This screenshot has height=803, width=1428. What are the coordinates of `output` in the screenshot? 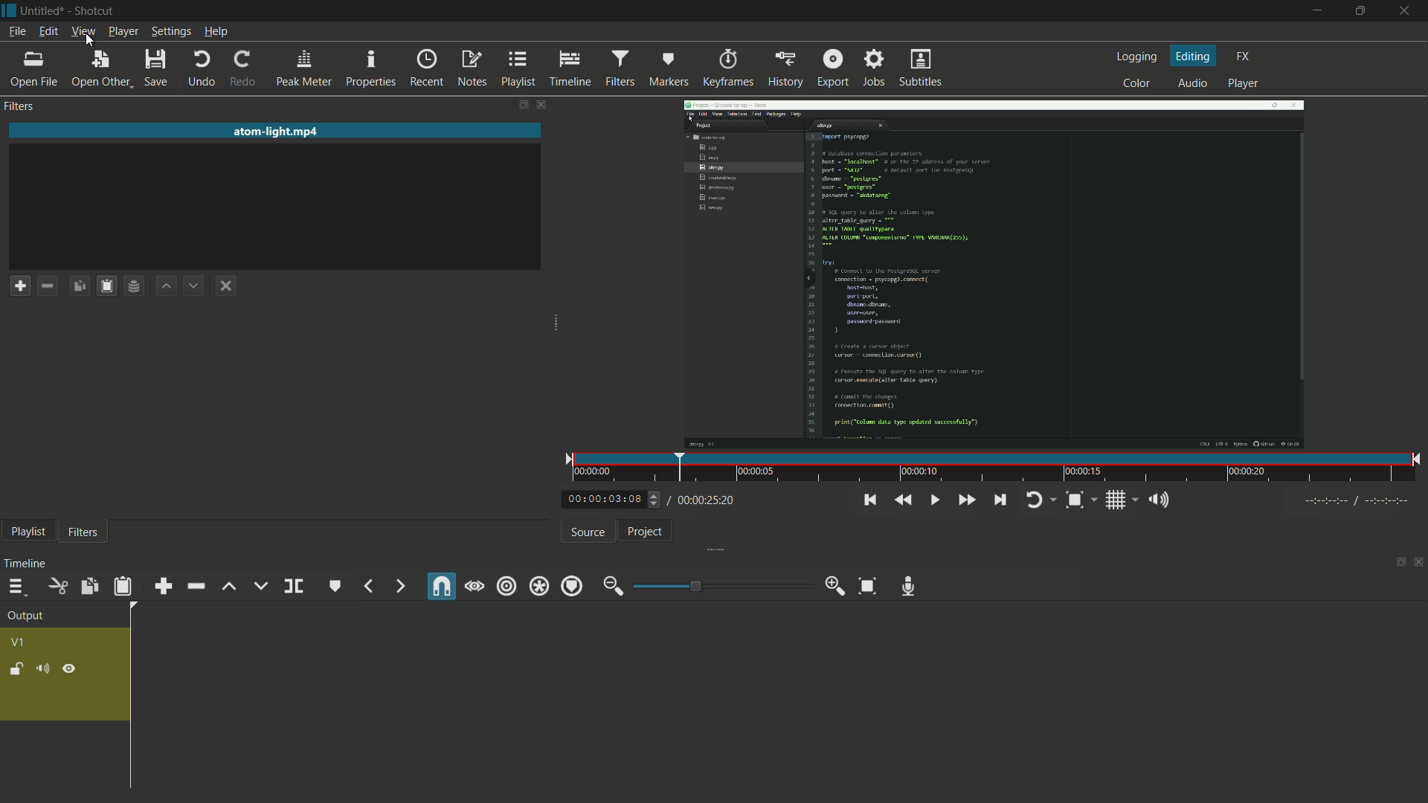 It's located at (25, 616).